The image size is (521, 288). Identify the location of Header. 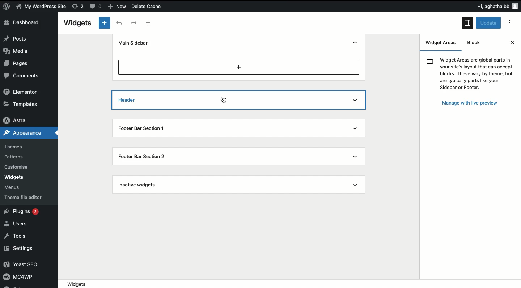
(127, 100).